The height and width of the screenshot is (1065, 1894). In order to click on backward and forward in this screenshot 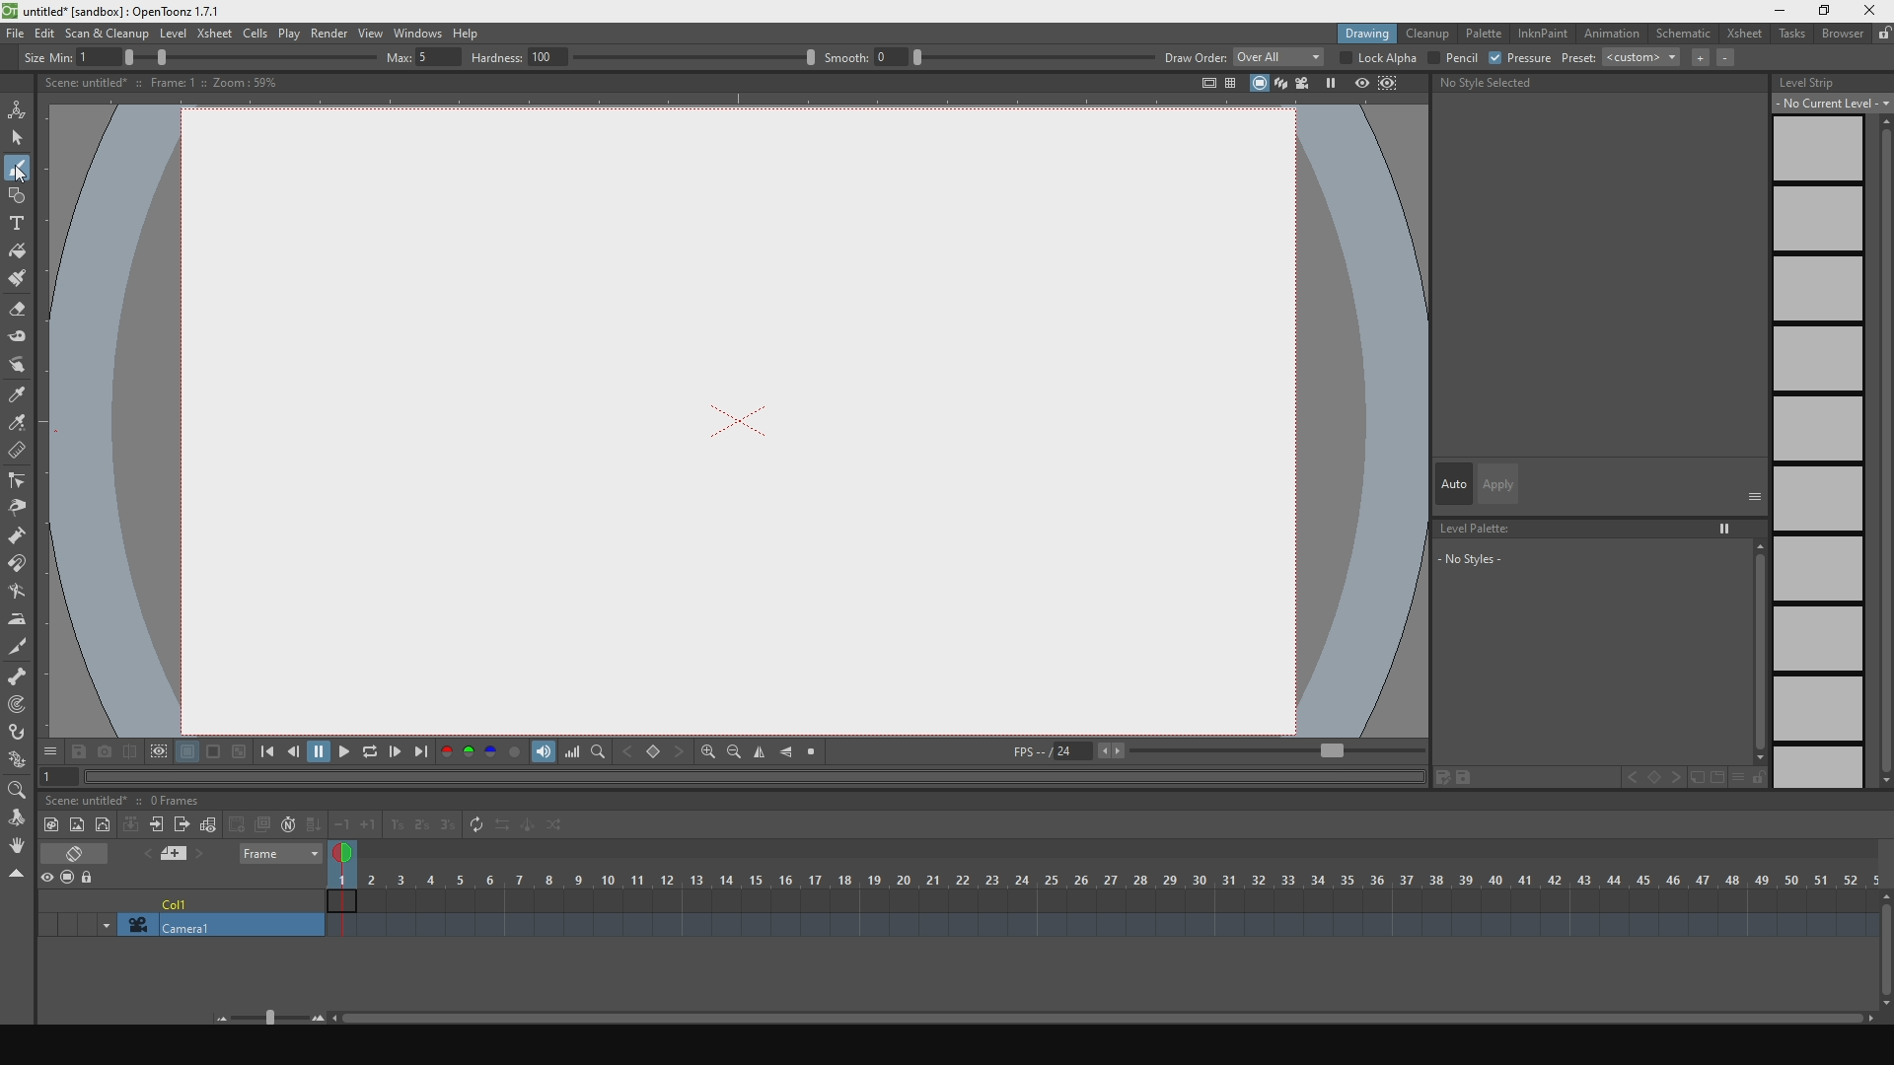, I will do `click(655, 752)`.